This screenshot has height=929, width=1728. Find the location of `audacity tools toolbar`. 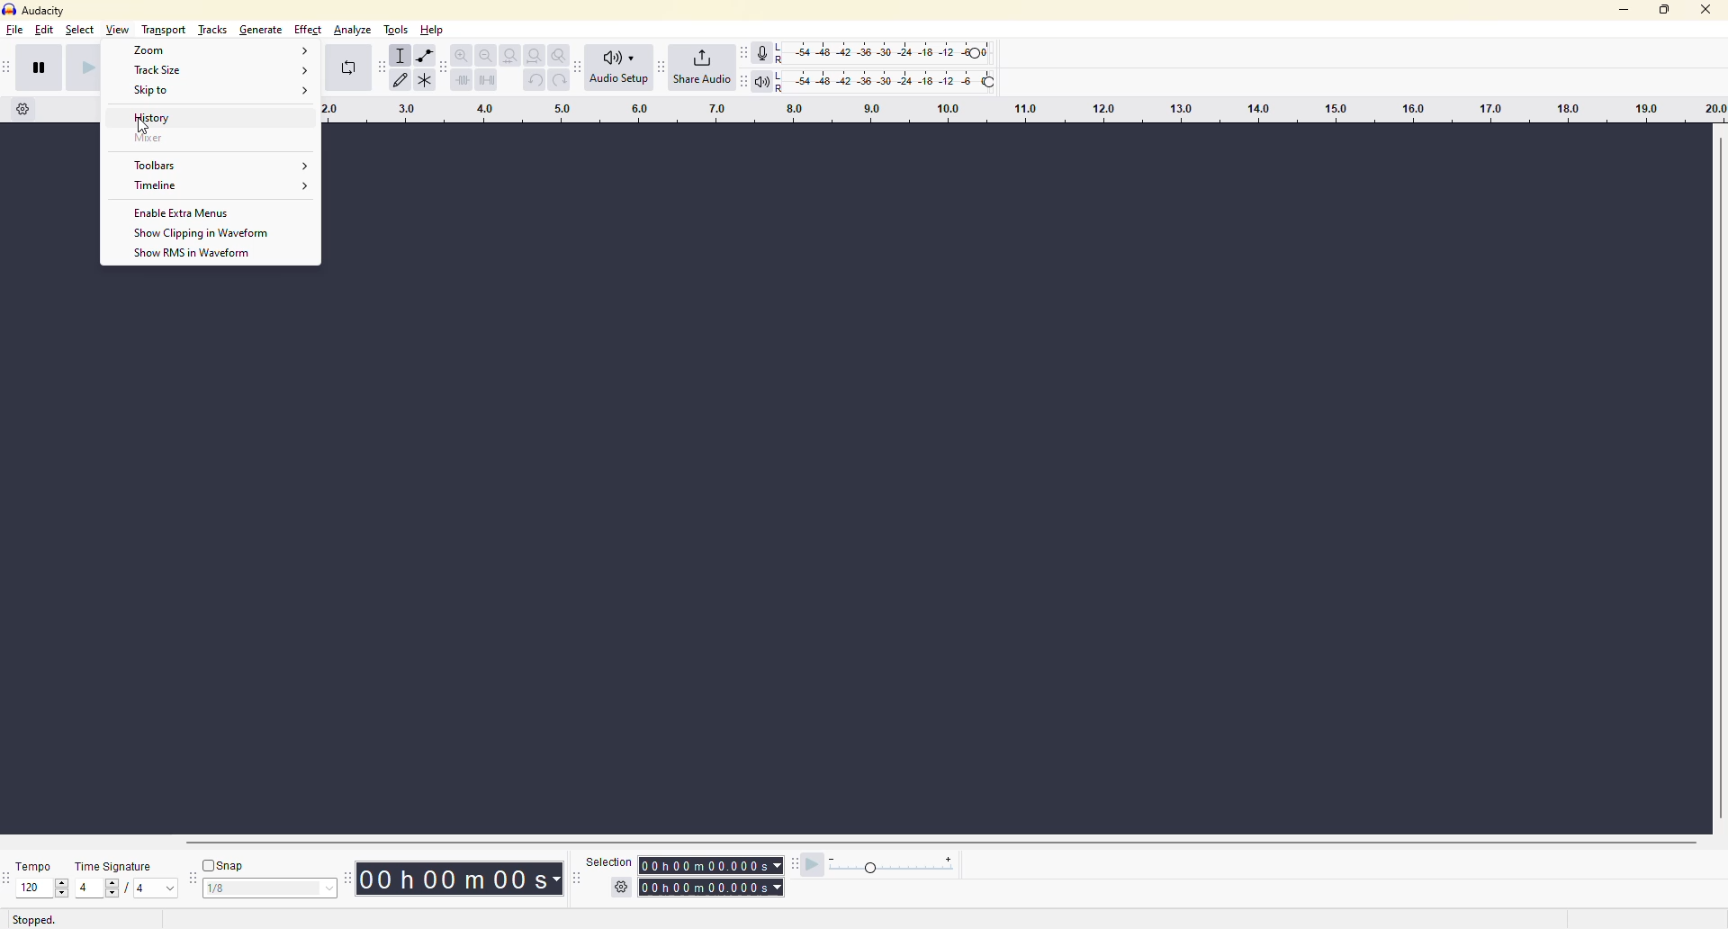

audacity tools toolbar is located at coordinates (580, 66).